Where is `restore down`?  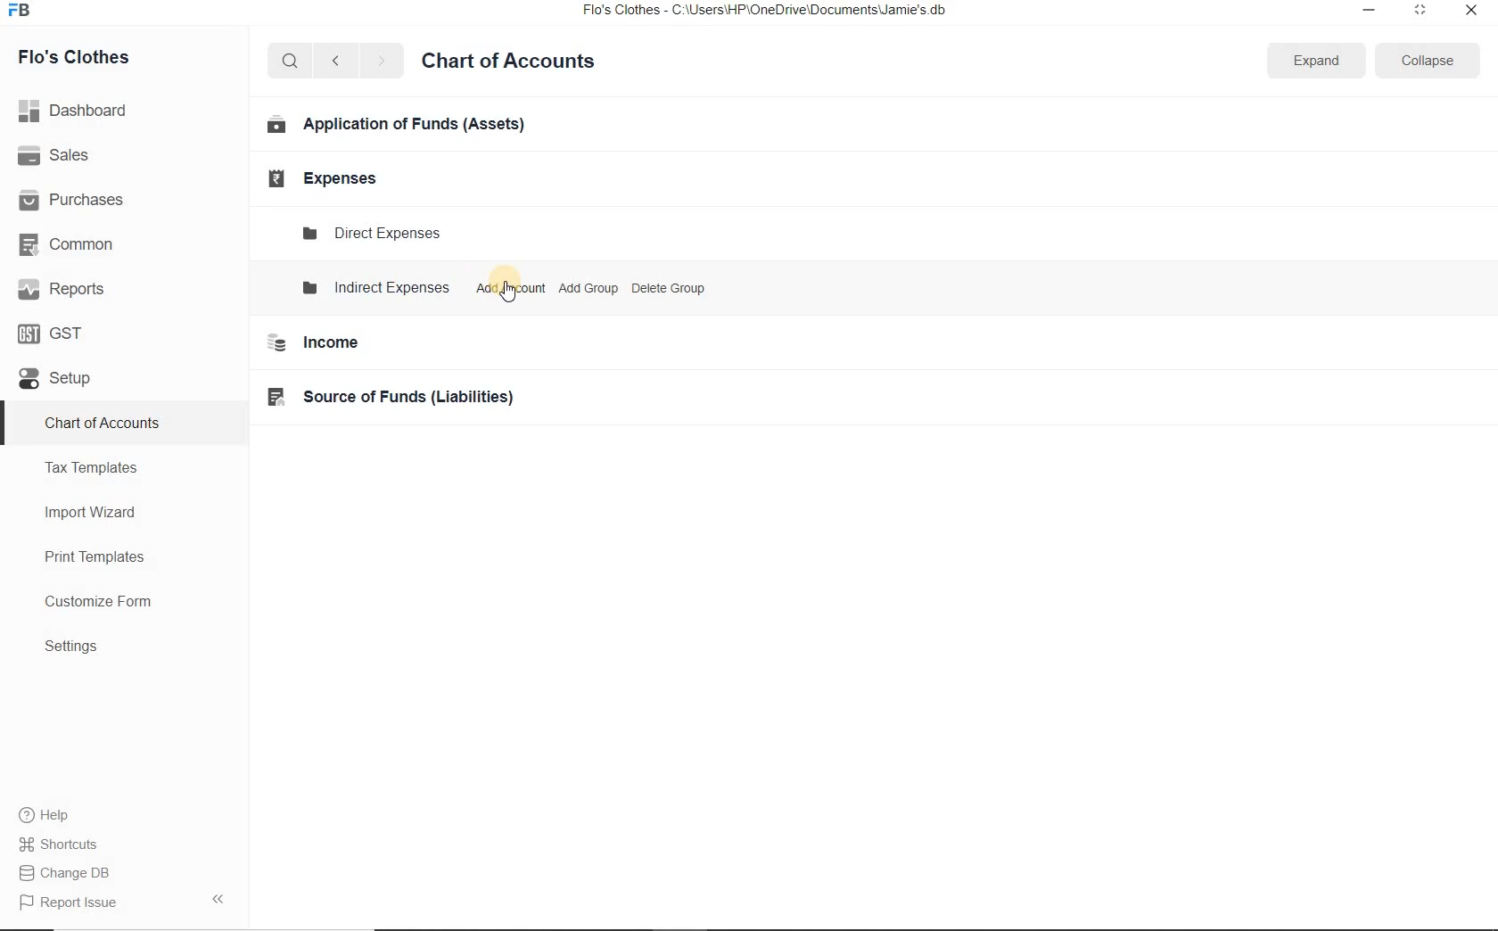
restore down is located at coordinates (1419, 13).